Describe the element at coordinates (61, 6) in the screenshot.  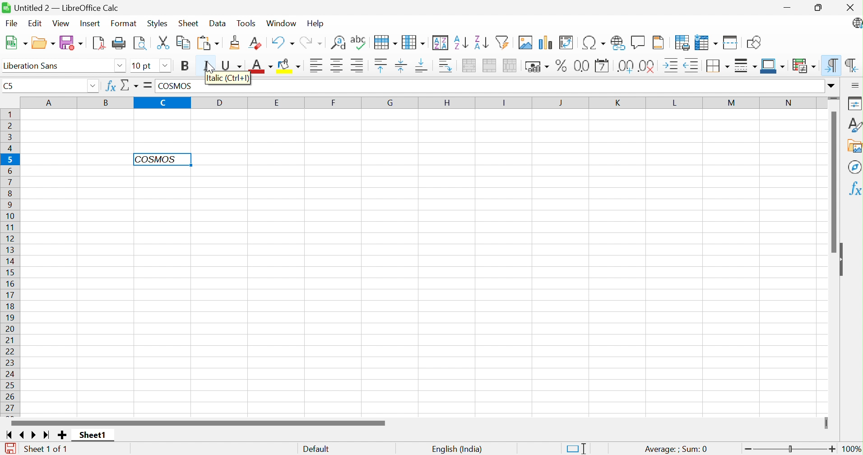
I see `Untitled 2 - LibreOffice Calc` at that location.